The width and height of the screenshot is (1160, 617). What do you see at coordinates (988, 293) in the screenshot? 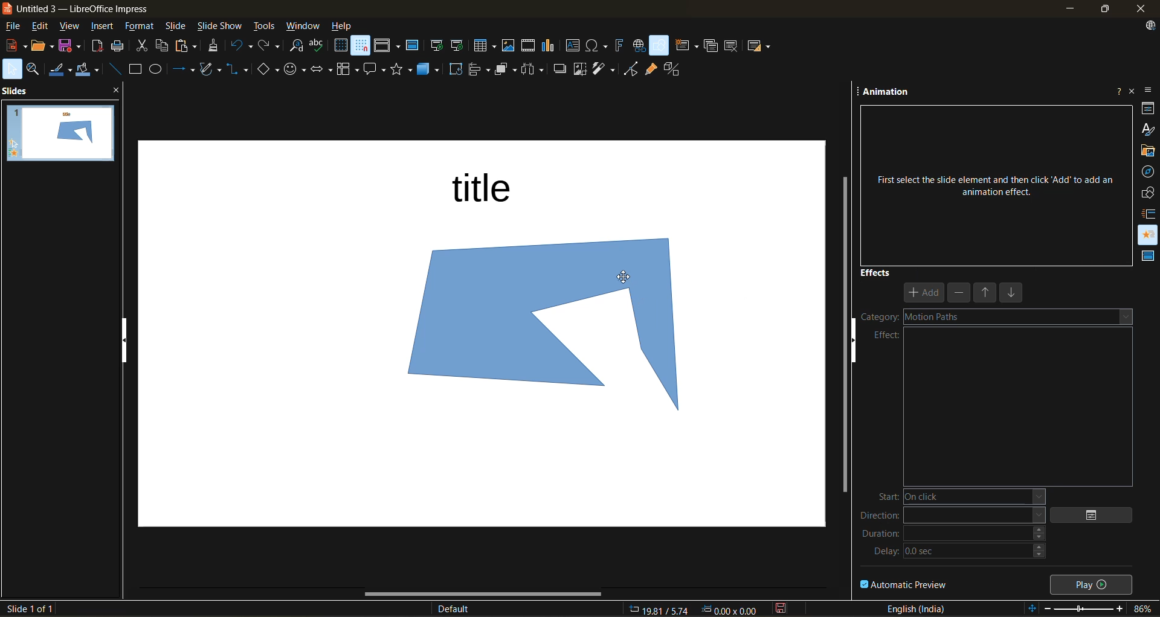
I see `move up` at bounding box center [988, 293].